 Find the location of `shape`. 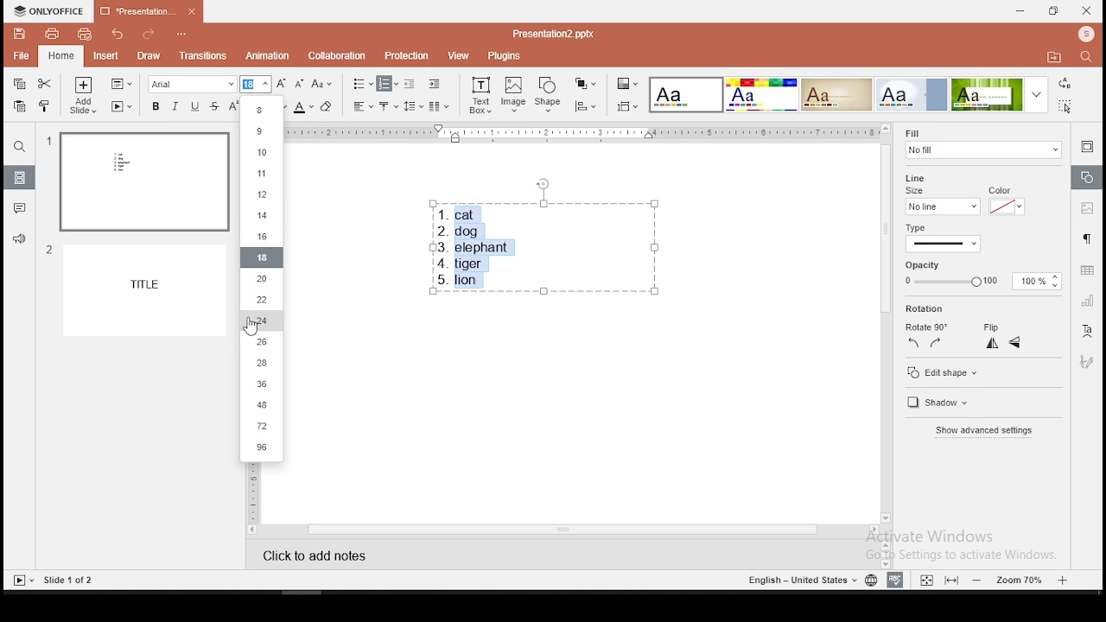

shape is located at coordinates (549, 95).